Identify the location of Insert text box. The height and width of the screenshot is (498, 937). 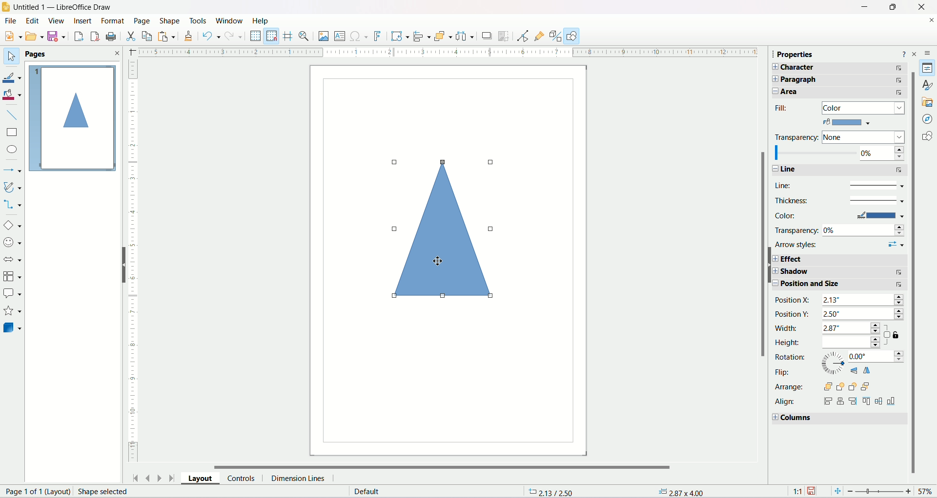
(340, 35).